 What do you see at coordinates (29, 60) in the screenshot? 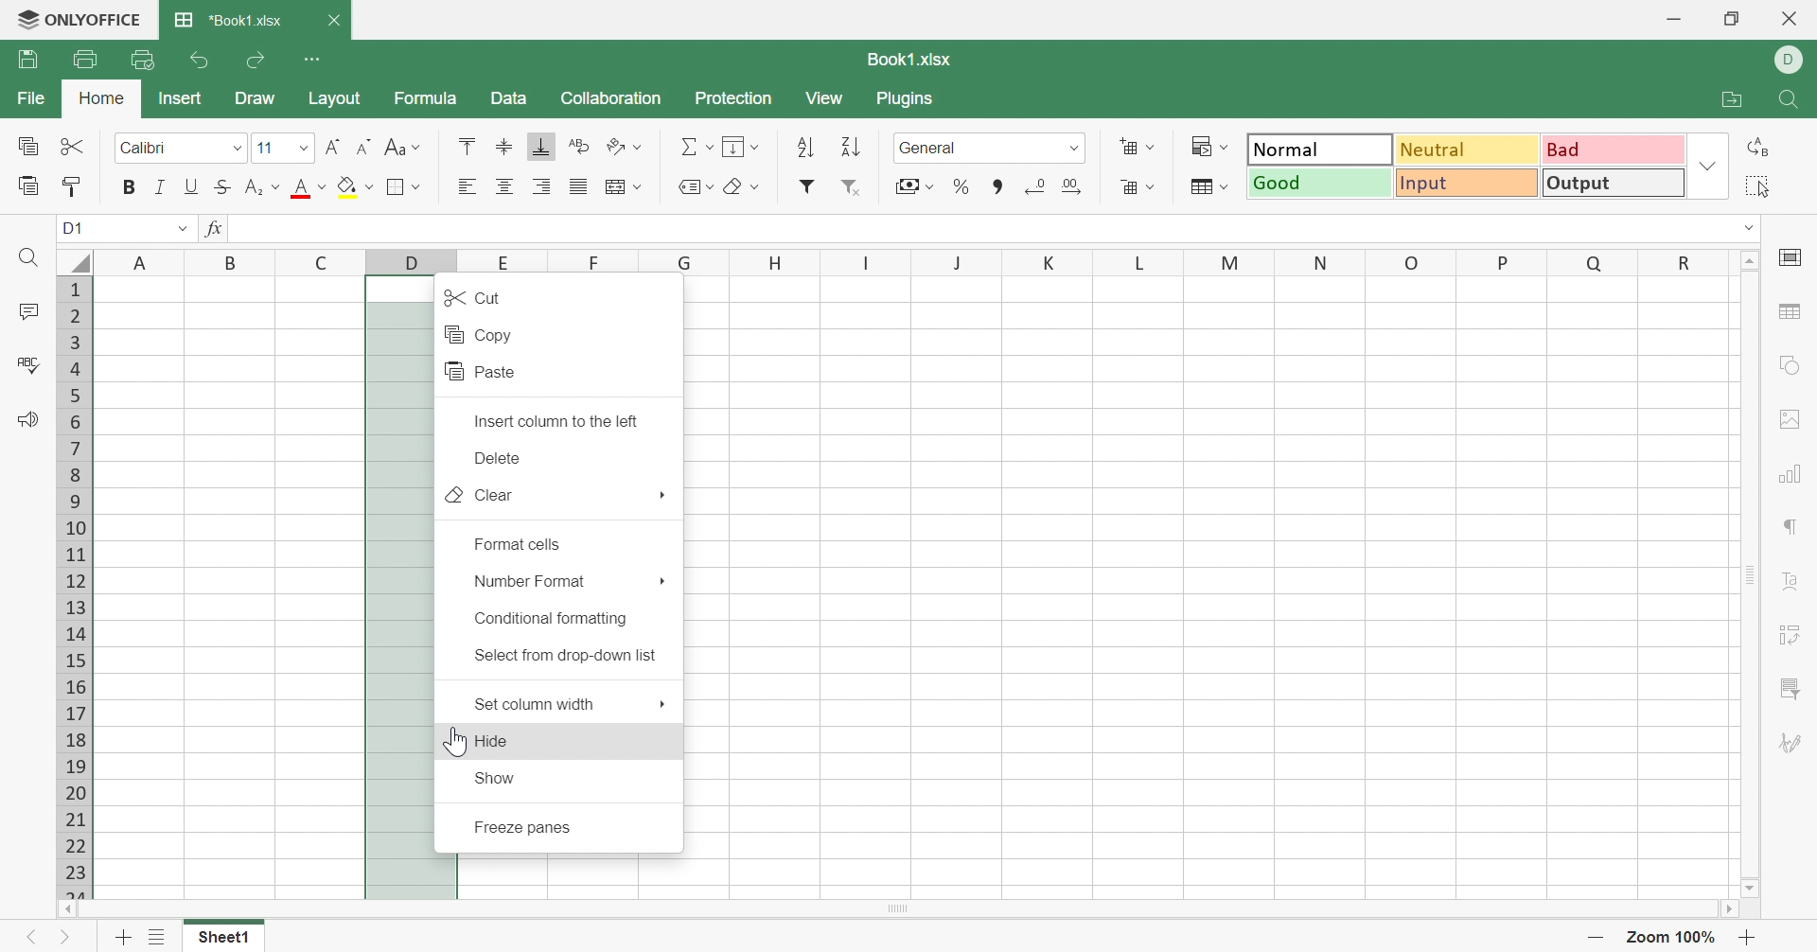
I see `Save` at bounding box center [29, 60].